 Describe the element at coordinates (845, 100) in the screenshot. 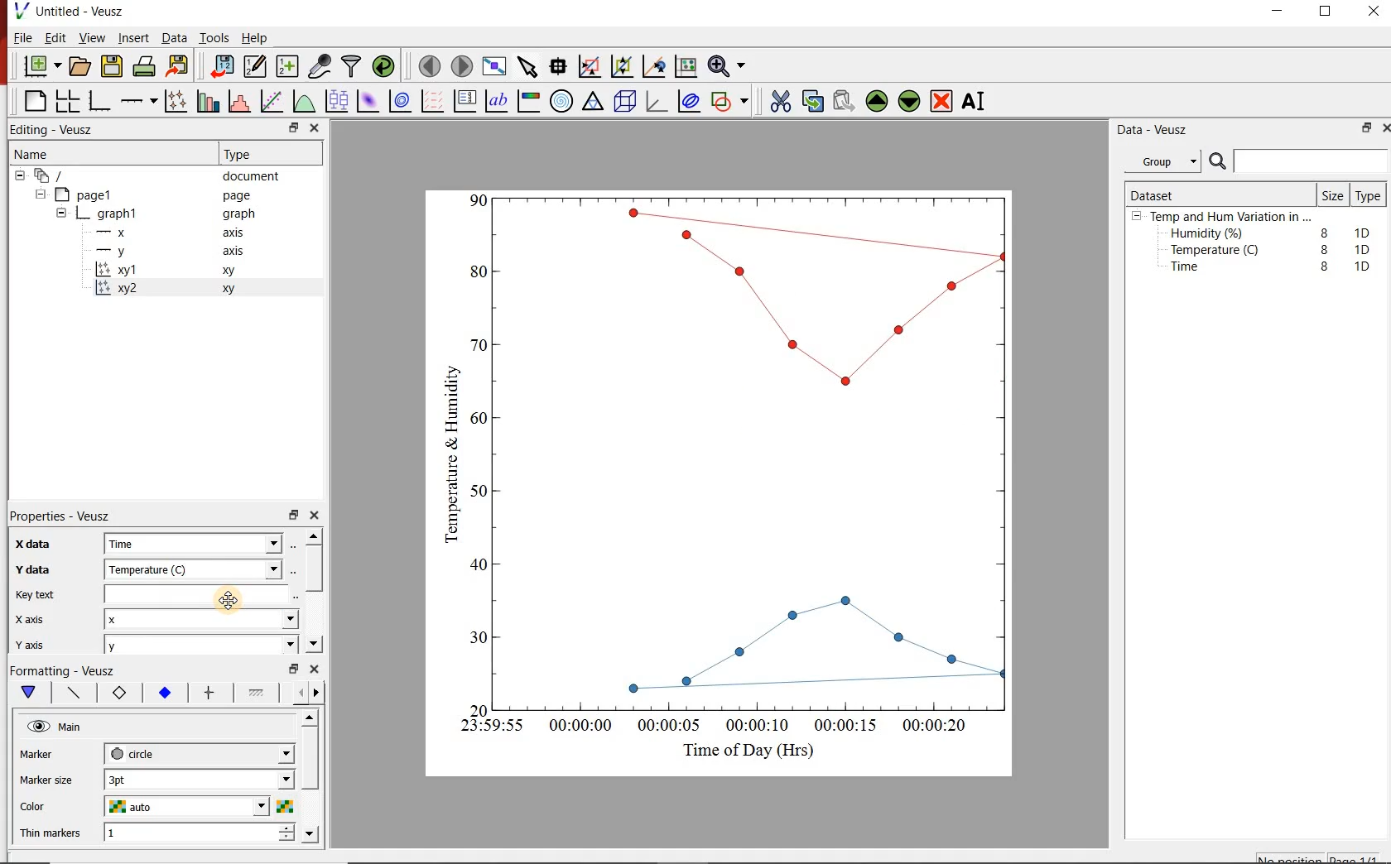

I see `Paste widget from the clipboard` at that location.